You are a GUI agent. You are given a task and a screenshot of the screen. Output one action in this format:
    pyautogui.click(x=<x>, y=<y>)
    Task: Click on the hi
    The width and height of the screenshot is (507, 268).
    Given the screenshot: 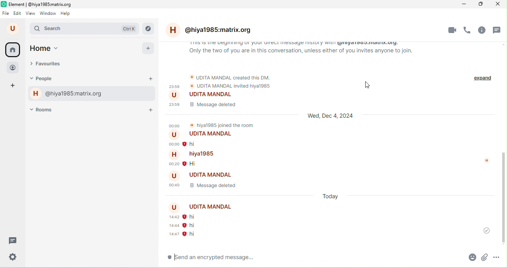 What is the action you would take?
    pyautogui.click(x=196, y=144)
    